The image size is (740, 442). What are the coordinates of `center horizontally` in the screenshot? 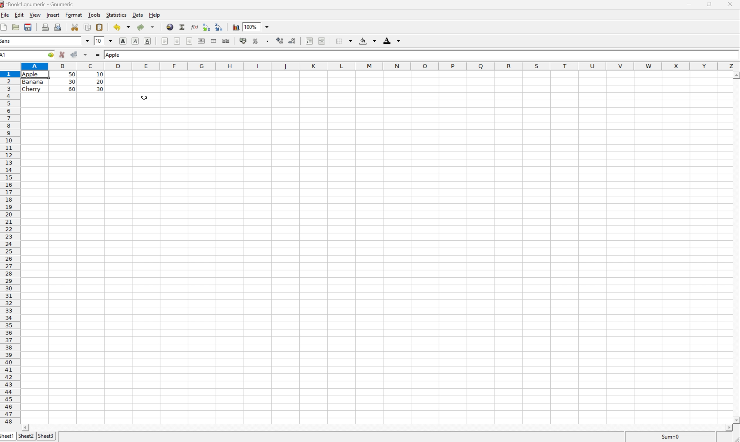 It's located at (201, 41).